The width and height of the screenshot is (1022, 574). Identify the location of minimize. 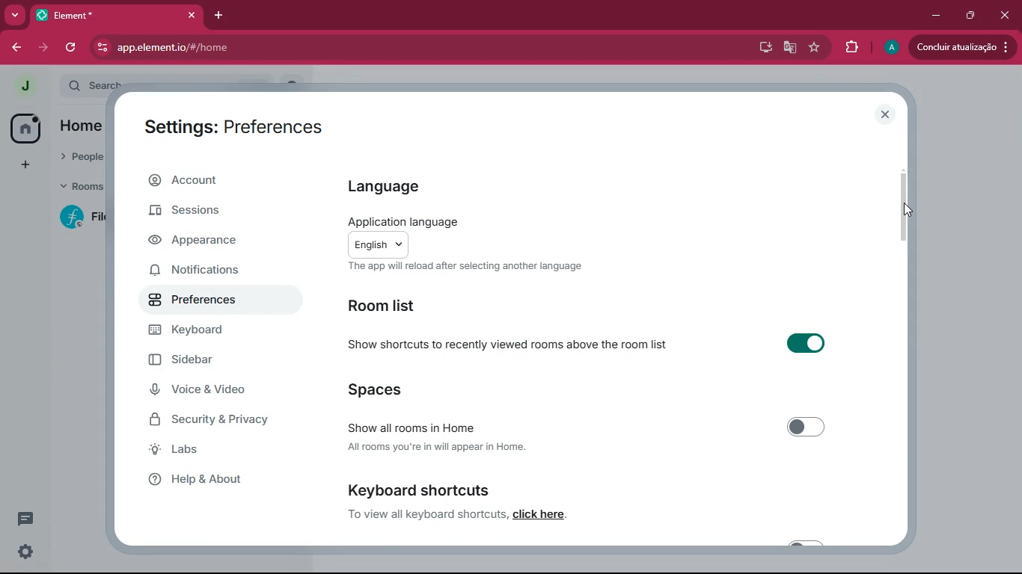
(935, 16).